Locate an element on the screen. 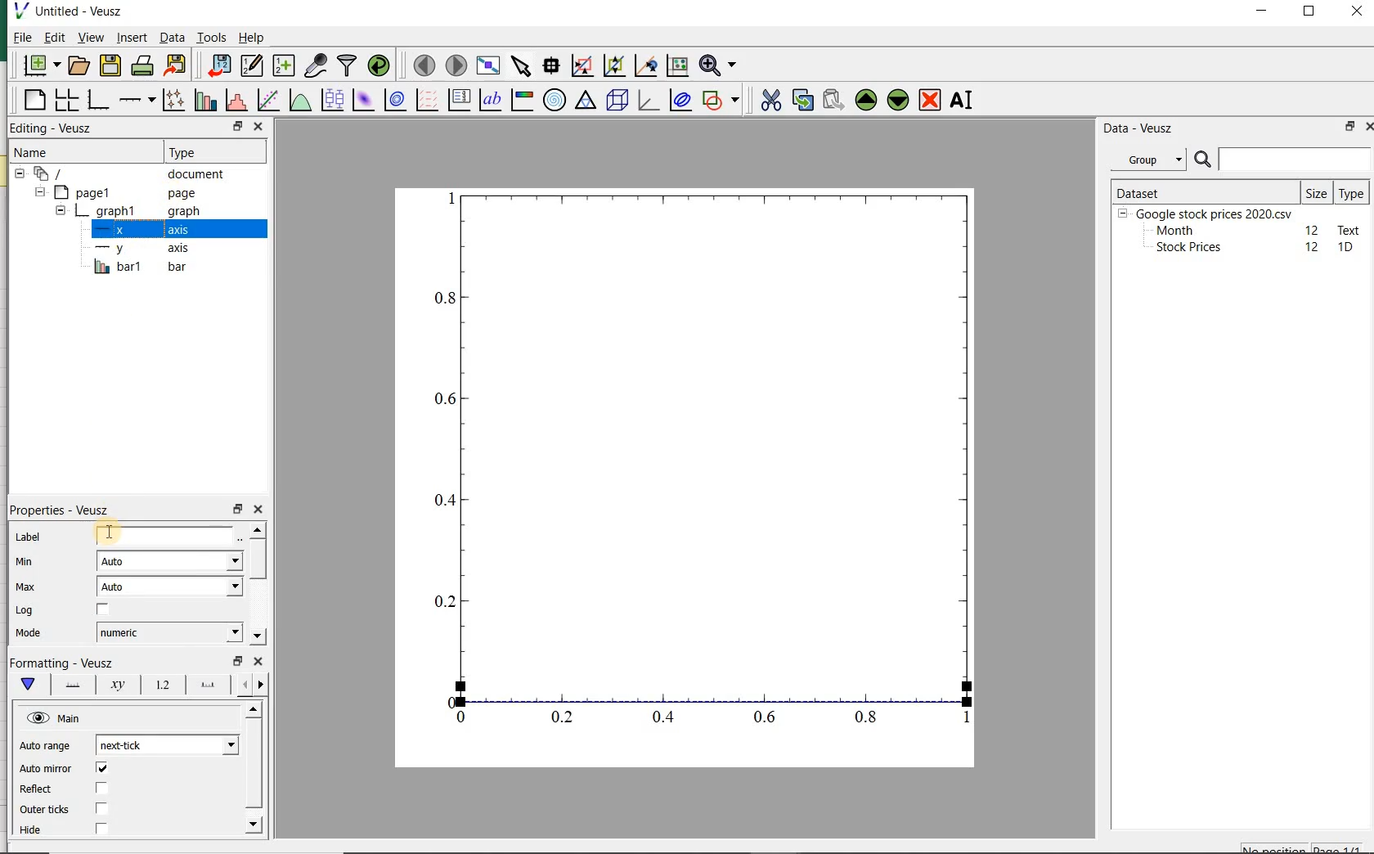 This screenshot has width=1374, height=854. tick labels is located at coordinates (161, 685).